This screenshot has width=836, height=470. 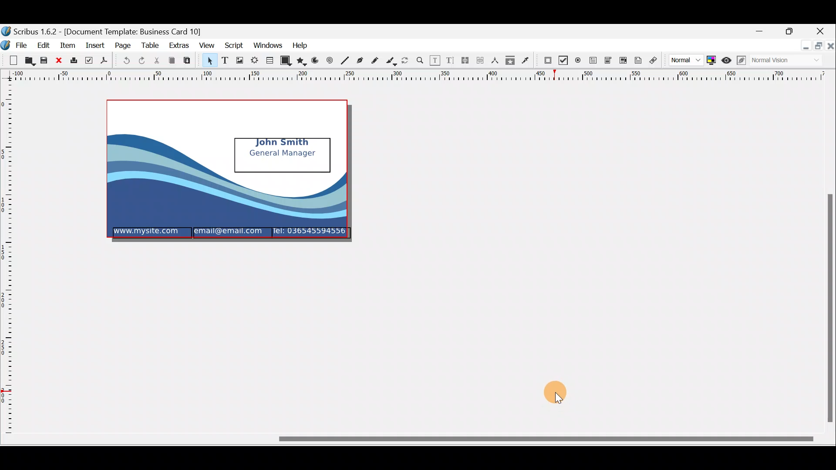 What do you see at coordinates (771, 61) in the screenshot?
I see `Visual appearance` at bounding box center [771, 61].